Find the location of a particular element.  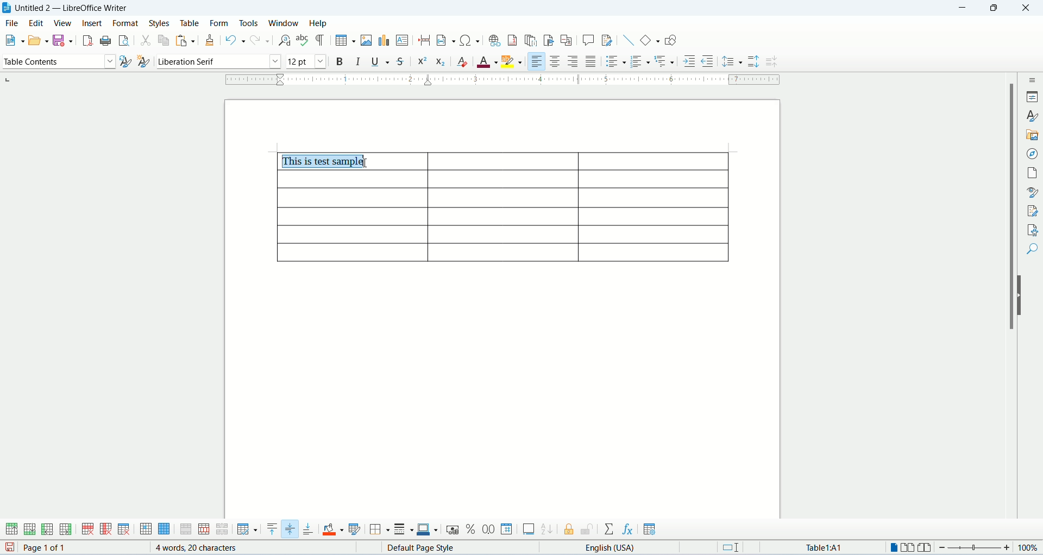

safe is located at coordinates (63, 40).